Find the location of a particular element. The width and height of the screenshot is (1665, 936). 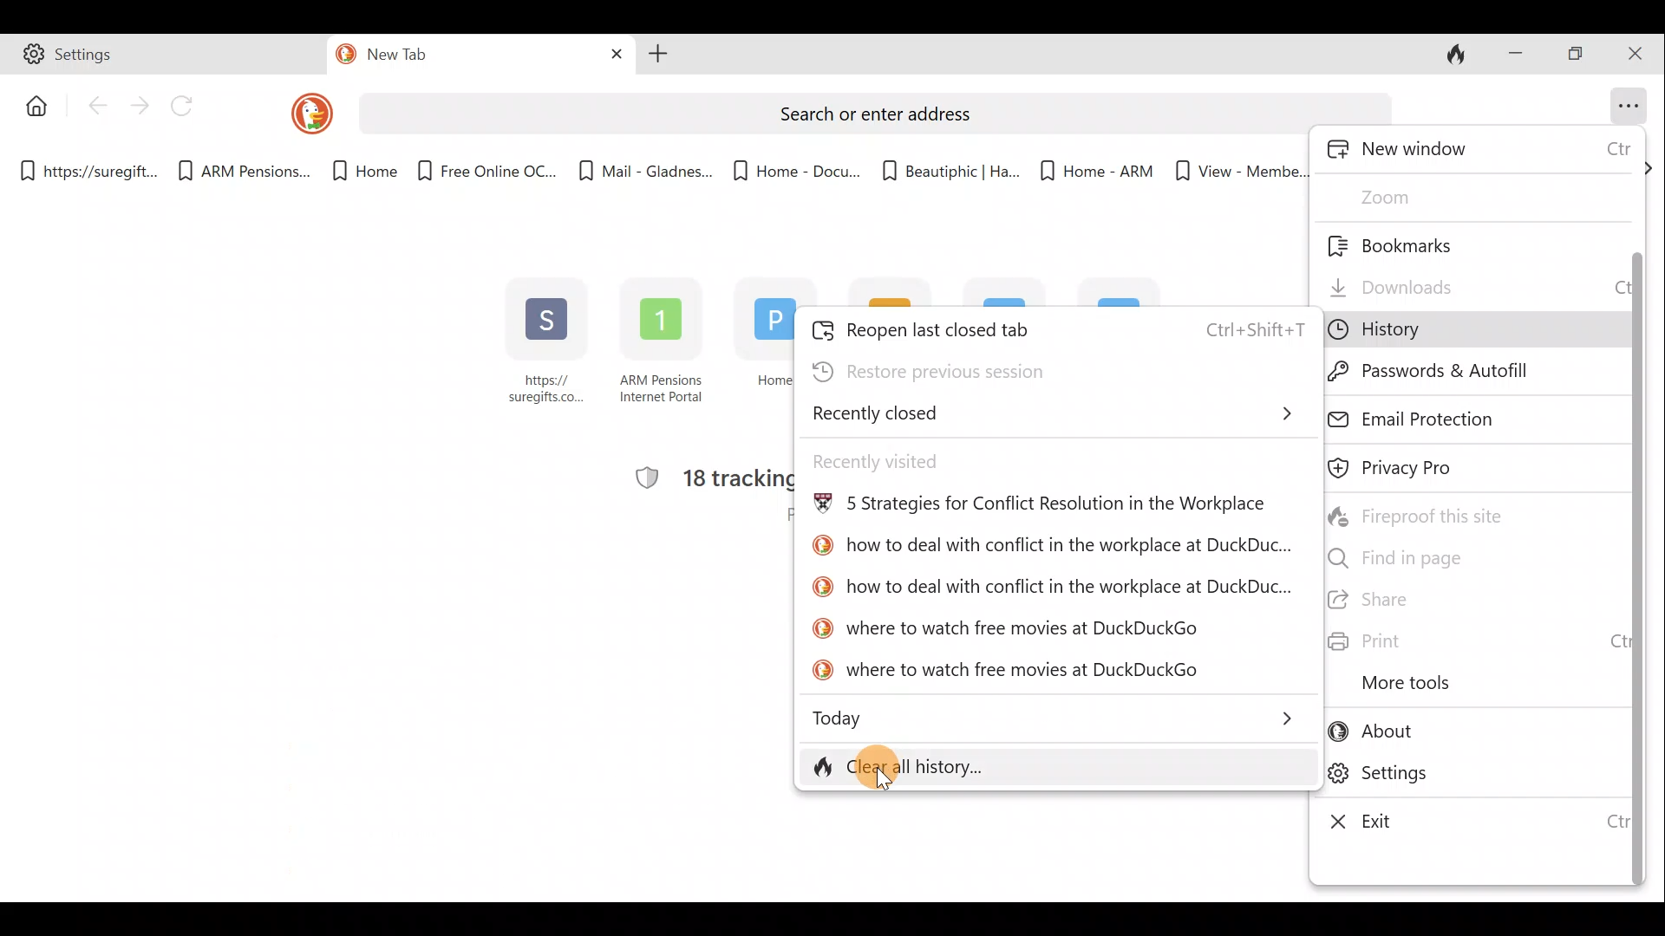

Close tabs and clear data is located at coordinates (1460, 55).